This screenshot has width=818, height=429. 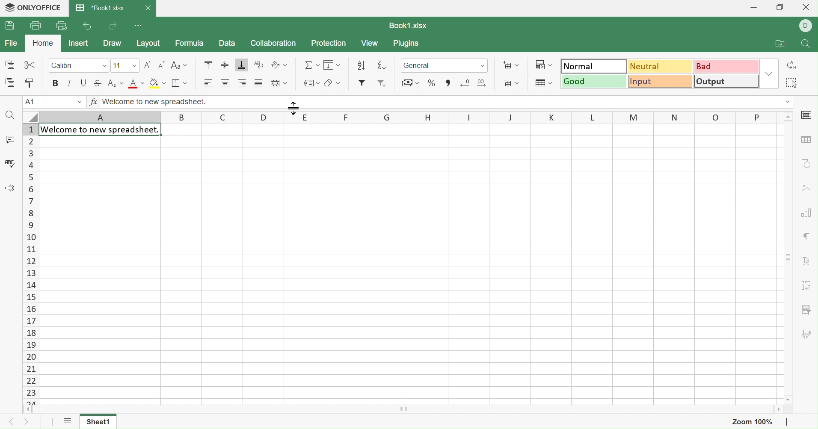 I want to click on Close, so click(x=804, y=9).